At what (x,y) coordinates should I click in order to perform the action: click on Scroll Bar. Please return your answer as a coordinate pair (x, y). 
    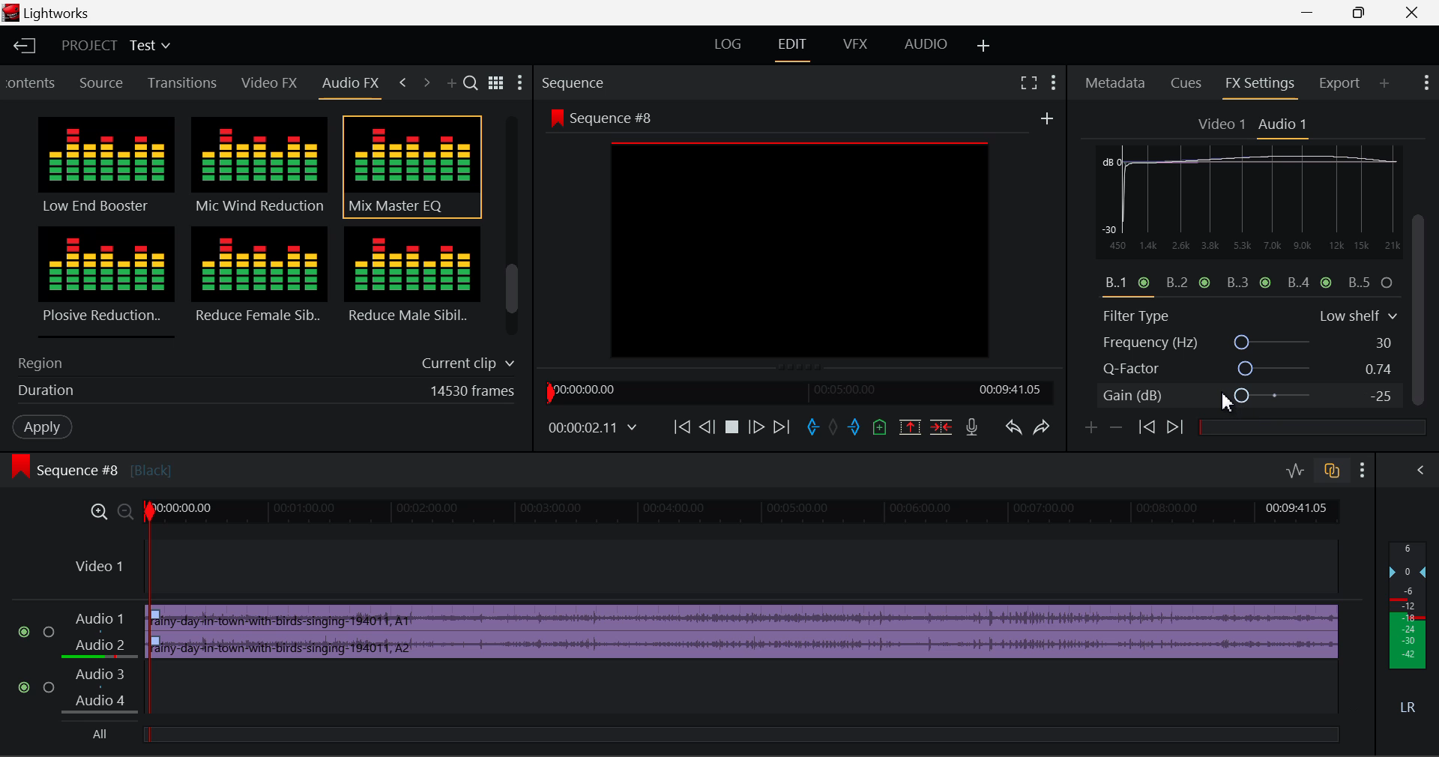
    Looking at the image, I should click on (513, 229).